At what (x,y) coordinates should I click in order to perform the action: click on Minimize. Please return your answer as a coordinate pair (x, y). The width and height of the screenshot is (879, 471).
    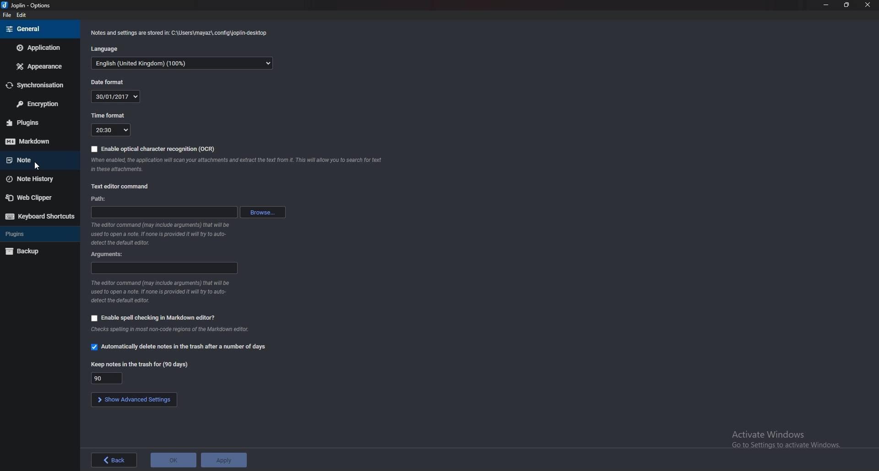
    Looking at the image, I should click on (825, 5).